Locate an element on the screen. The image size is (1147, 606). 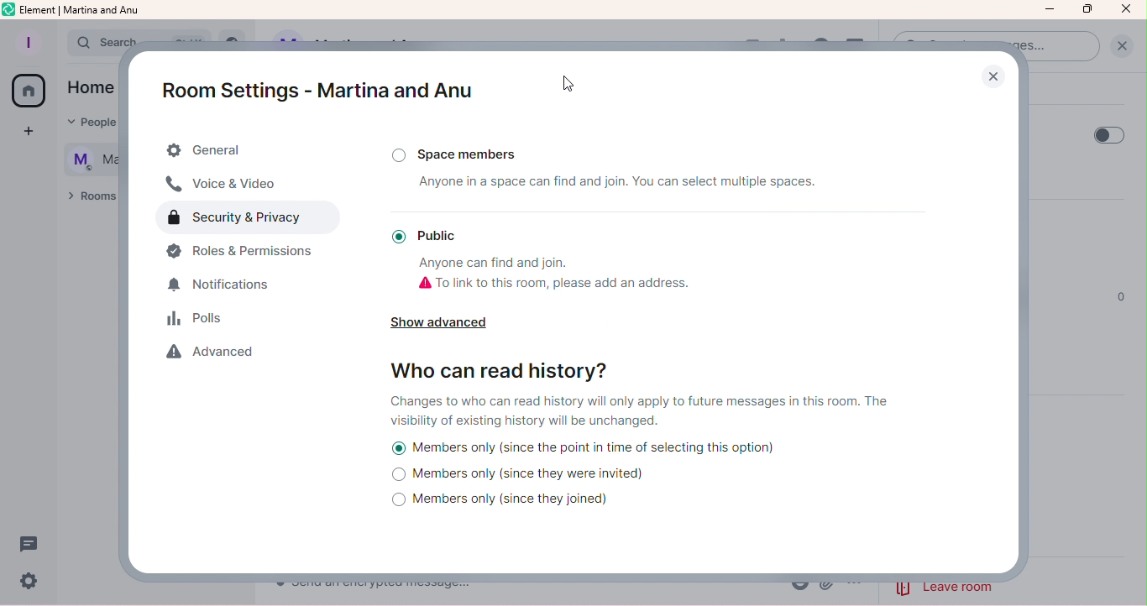
Polls is located at coordinates (204, 320).